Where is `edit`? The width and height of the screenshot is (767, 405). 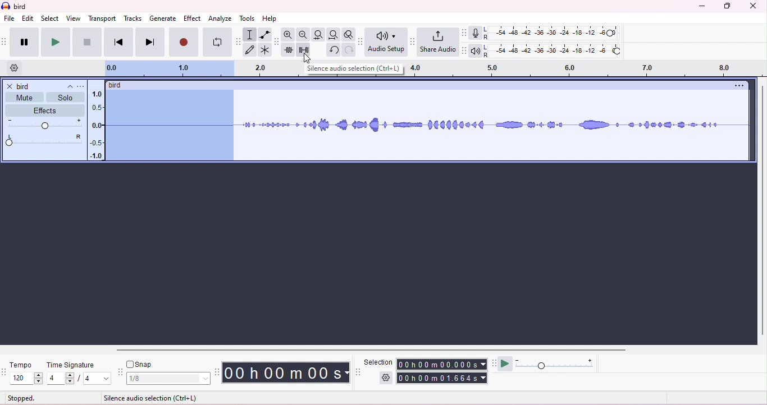
edit is located at coordinates (28, 19).